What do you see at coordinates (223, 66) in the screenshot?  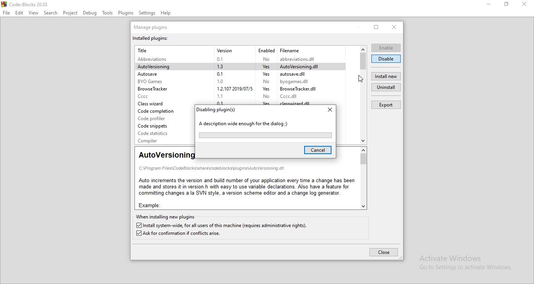 I see `1.3` at bounding box center [223, 66].